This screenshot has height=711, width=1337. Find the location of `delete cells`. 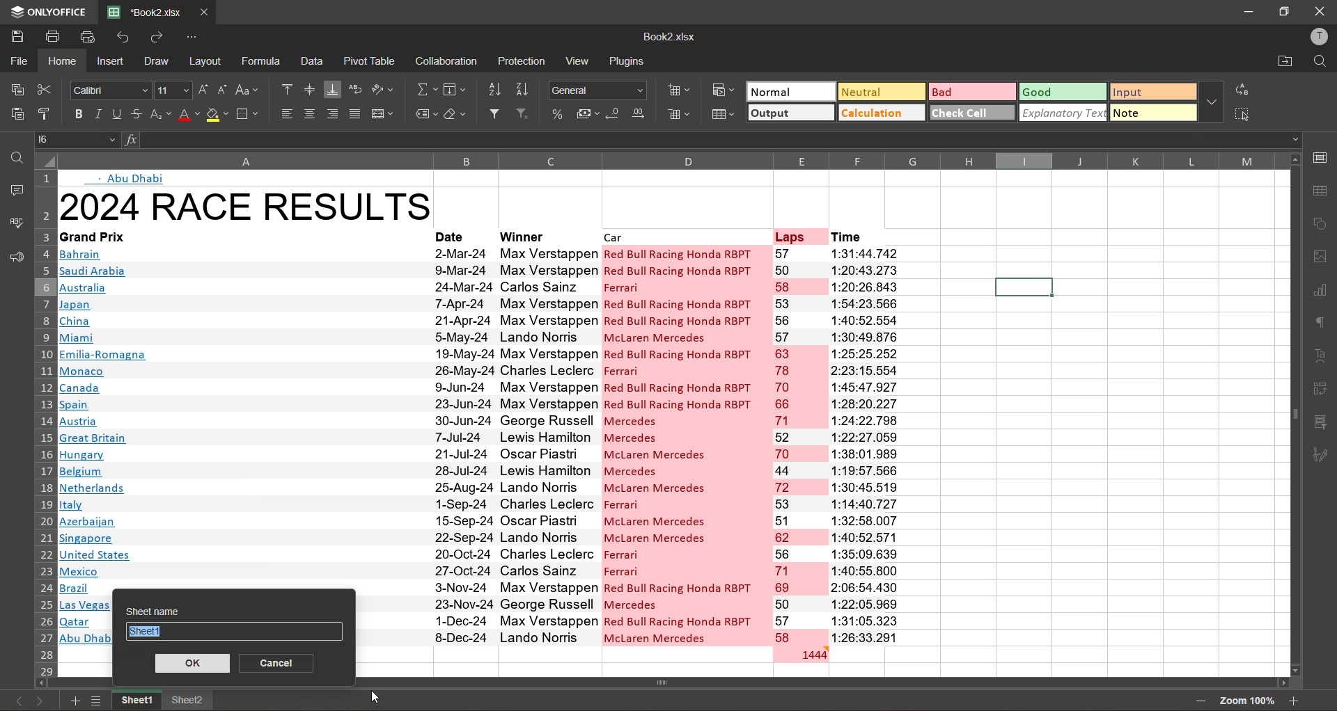

delete cells is located at coordinates (679, 115).